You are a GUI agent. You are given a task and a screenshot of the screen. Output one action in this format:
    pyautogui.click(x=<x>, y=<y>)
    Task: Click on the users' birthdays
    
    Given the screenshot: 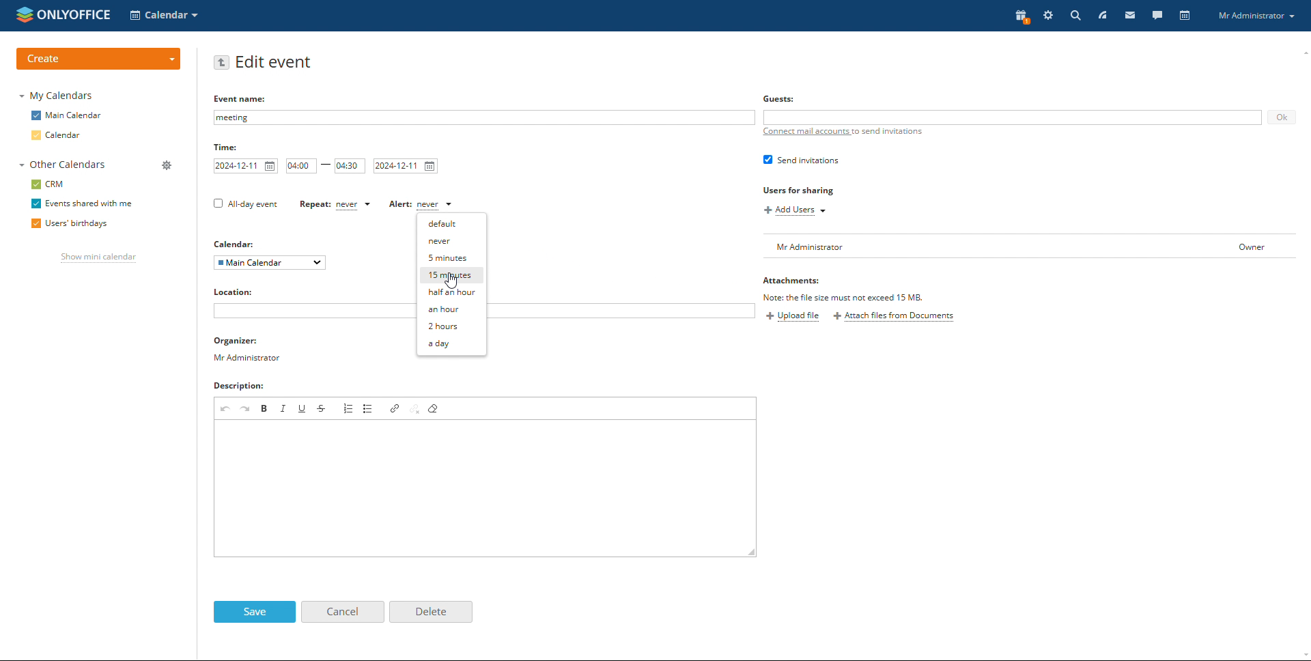 What is the action you would take?
    pyautogui.click(x=67, y=224)
    